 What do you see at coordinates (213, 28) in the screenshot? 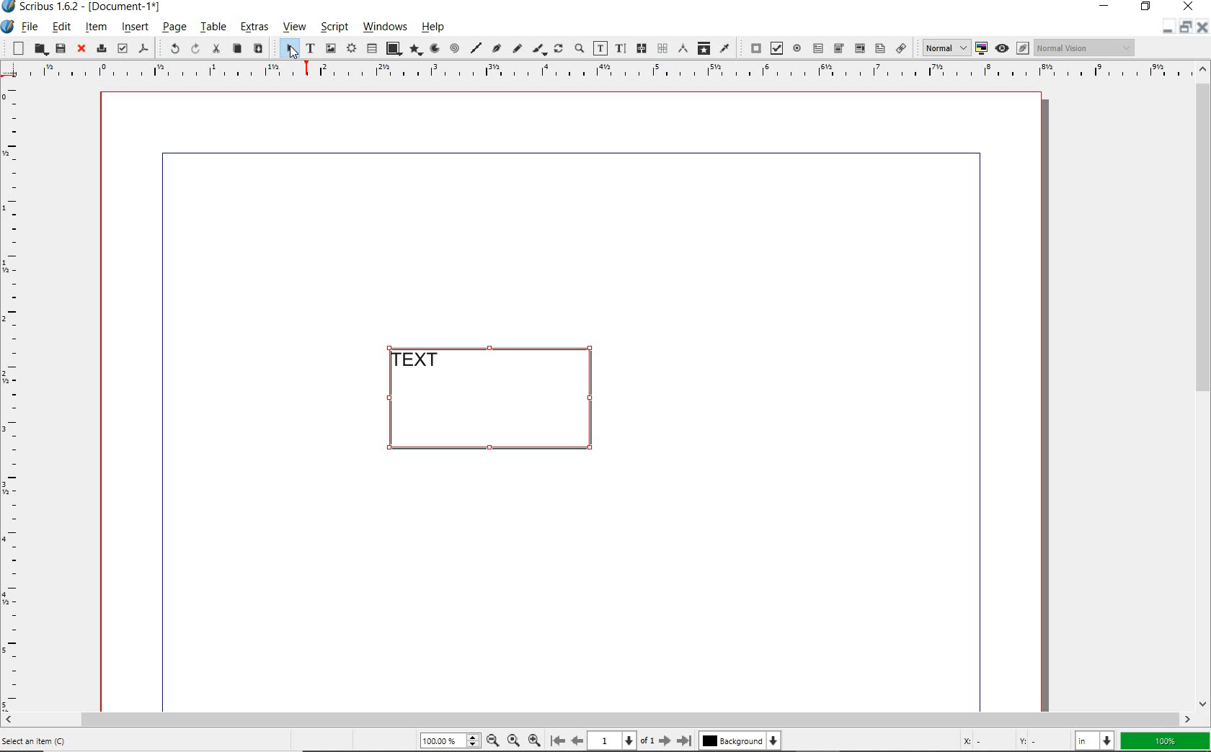
I see `table` at bounding box center [213, 28].